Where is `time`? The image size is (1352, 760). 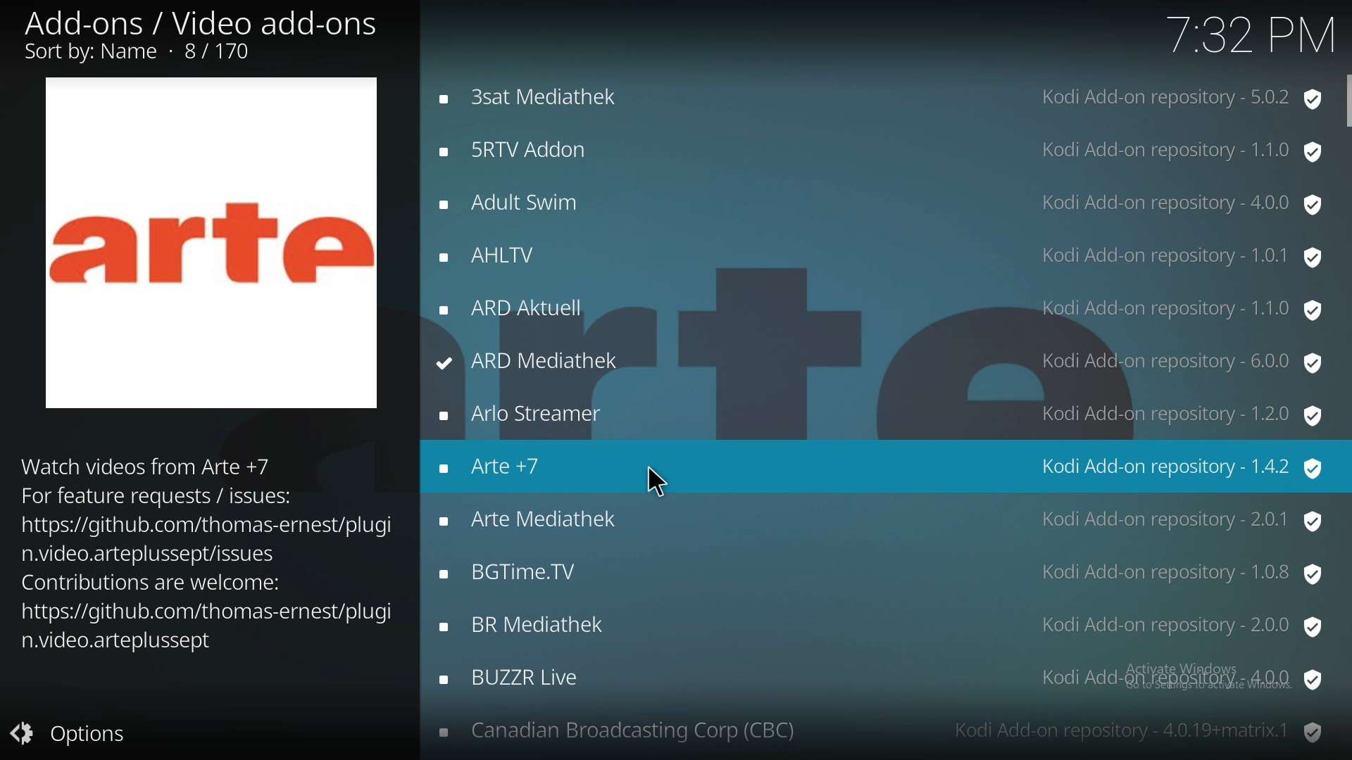 time is located at coordinates (1244, 37).